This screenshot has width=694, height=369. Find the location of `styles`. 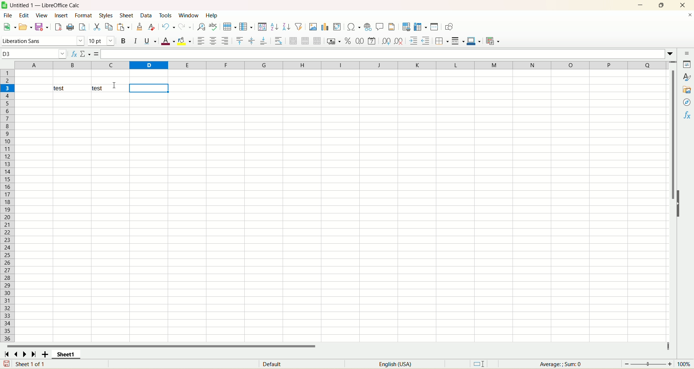

styles is located at coordinates (107, 15).